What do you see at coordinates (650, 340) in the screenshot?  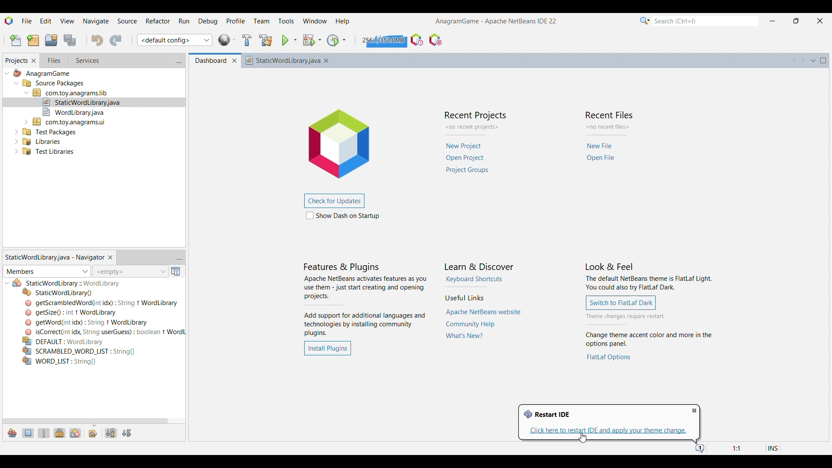 I see `Description of FlatLaf options` at bounding box center [650, 340].